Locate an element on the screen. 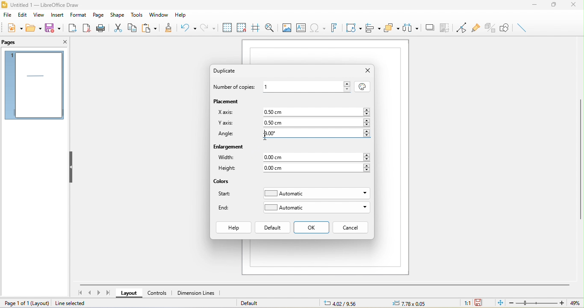 The width and height of the screenshot is (584, 308). tools is located at coordinates (138, 15).